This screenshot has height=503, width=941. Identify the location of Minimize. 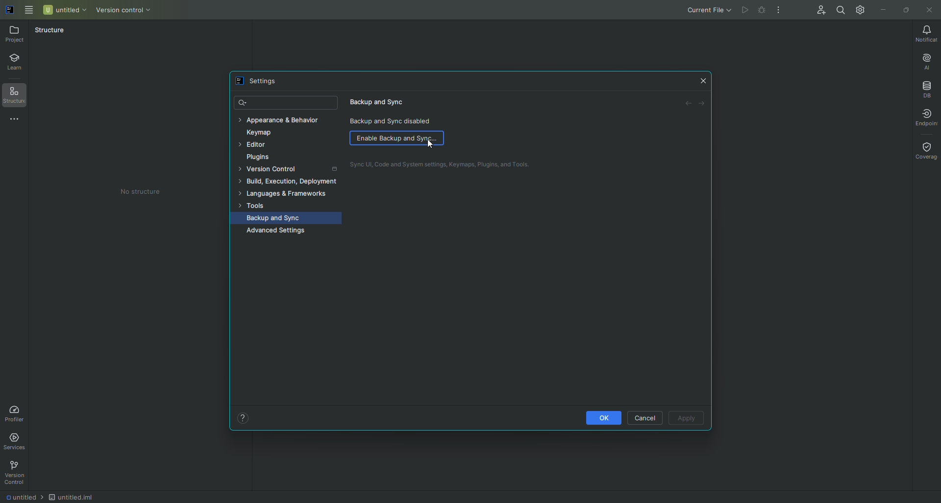
(883, 9).